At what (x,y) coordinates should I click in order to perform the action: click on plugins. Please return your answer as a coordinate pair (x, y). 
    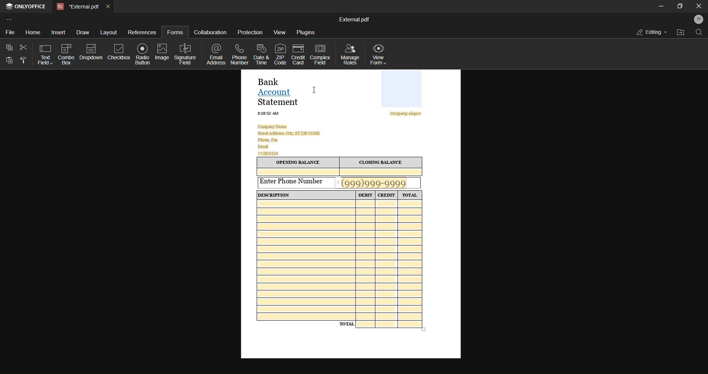
    Looking at the image, I should click on (306, 33).